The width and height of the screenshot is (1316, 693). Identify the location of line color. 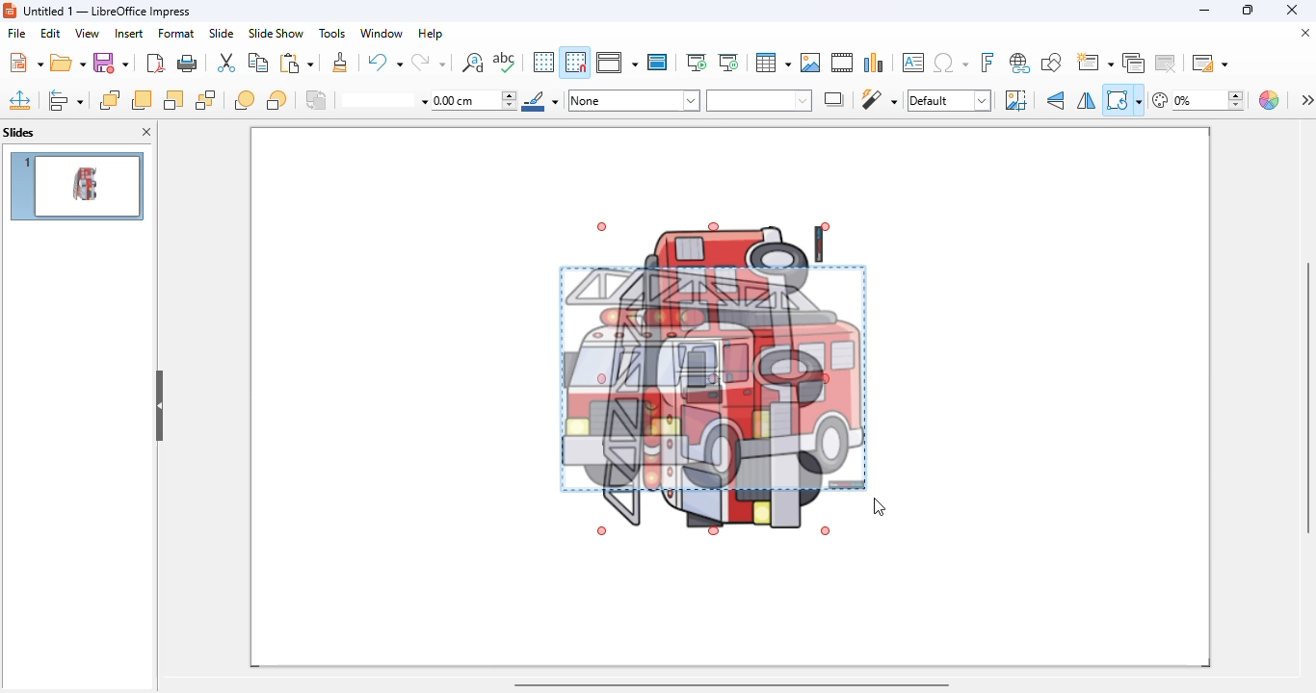
(540, 100).